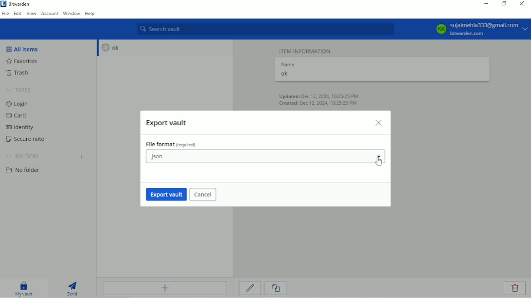 The height and width of the screenshot is (298, 531). Describe the element at coordinates (18, 116) in the screenshot. I see `Card` at that location.